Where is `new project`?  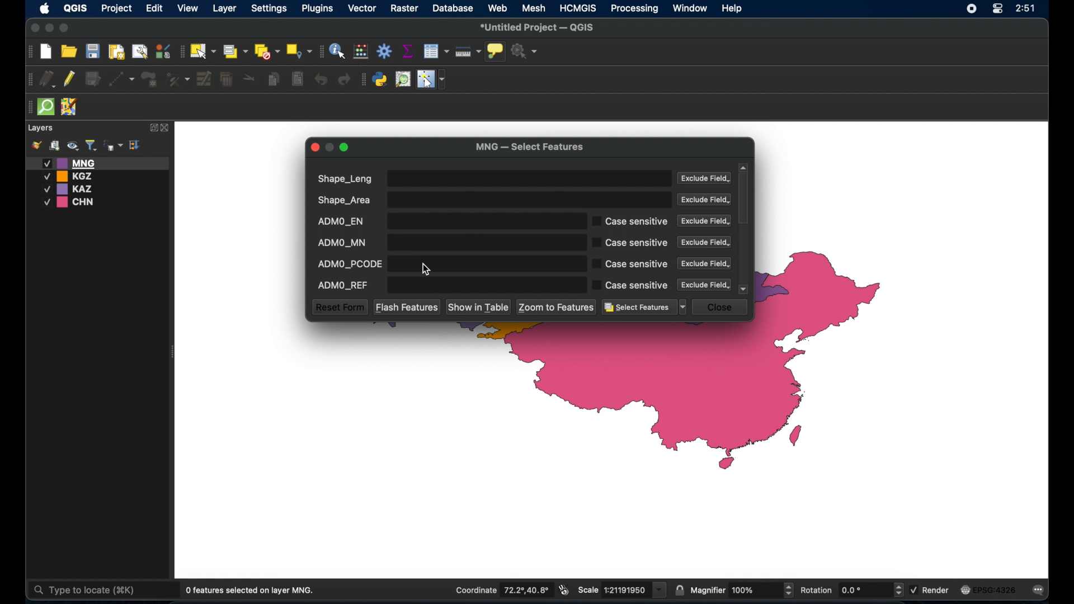 new project is located at coordinates (46, 52).